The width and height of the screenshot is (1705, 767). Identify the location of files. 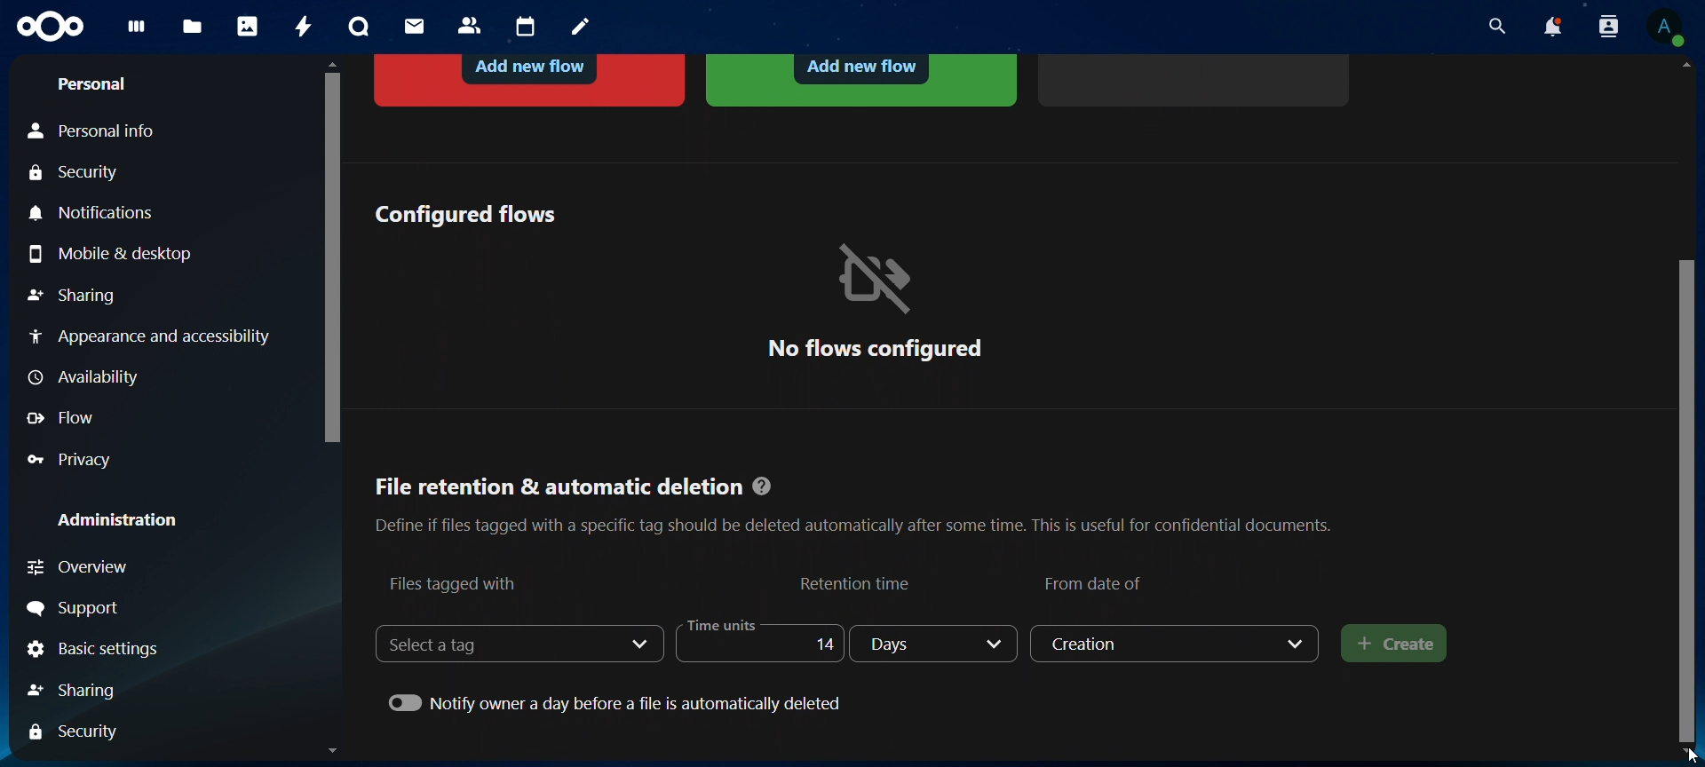
(193, 28).